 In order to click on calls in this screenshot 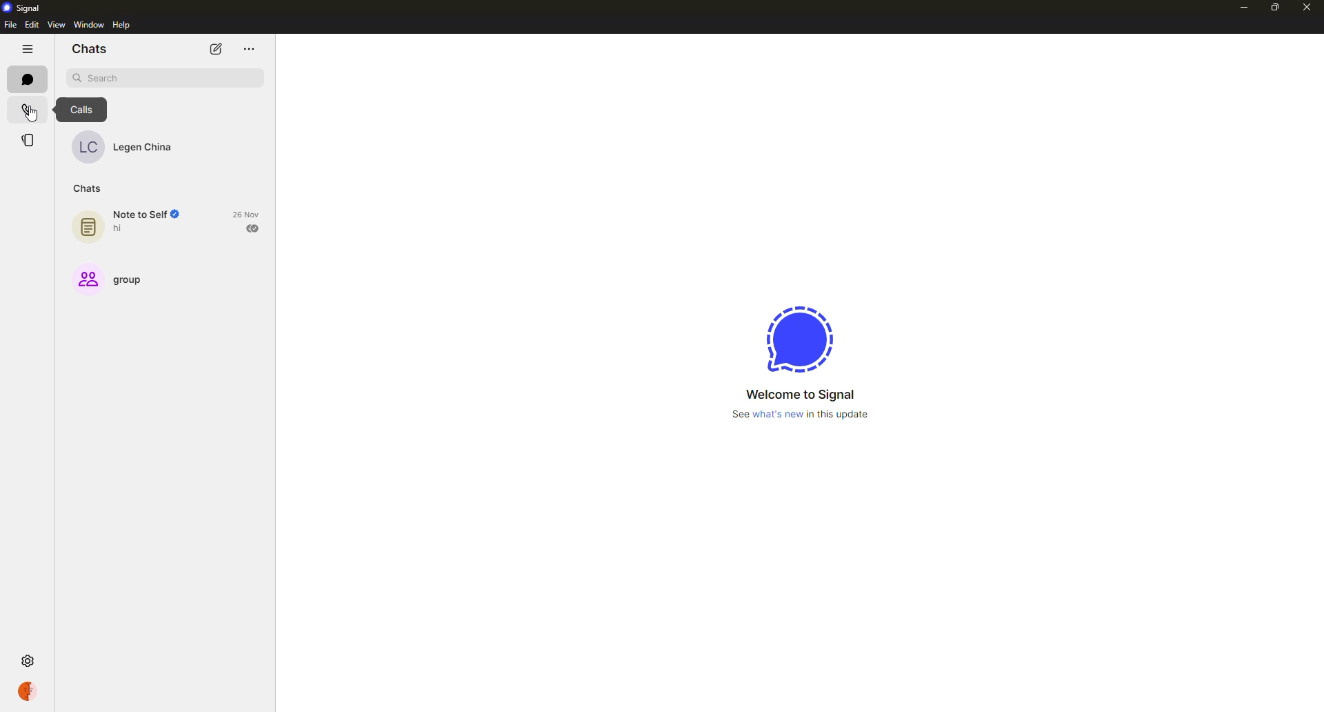, I will do `click(83, 110)`.